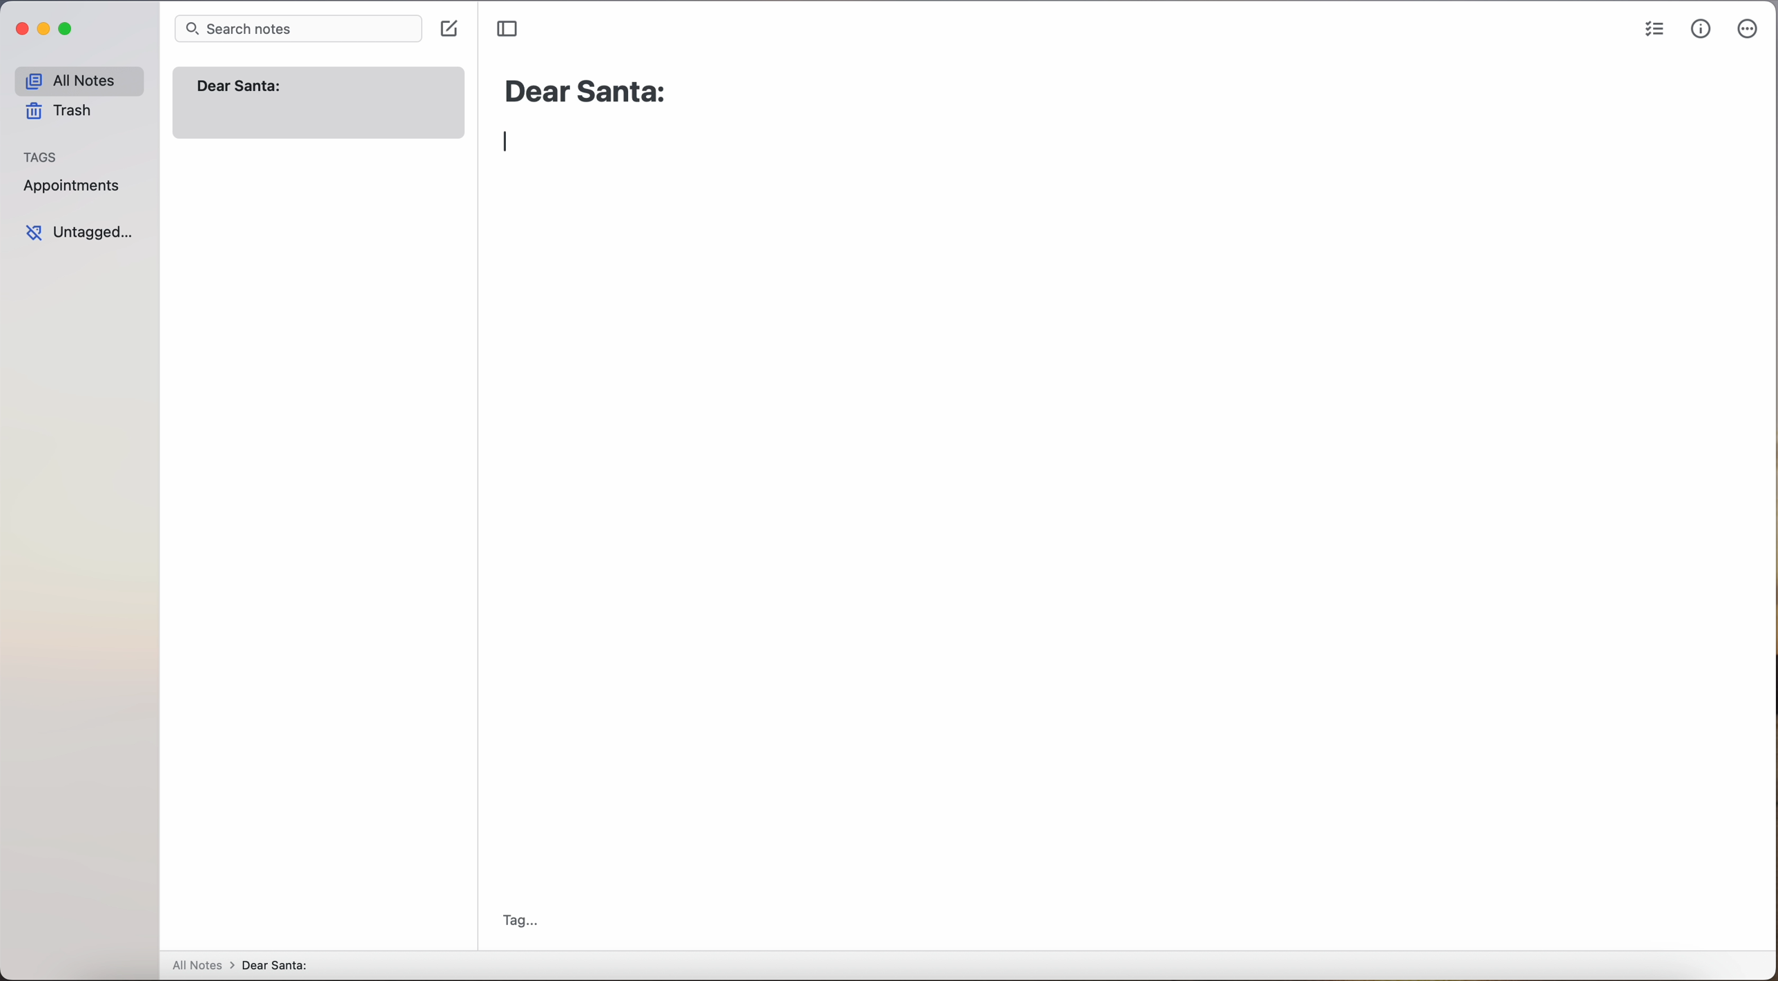  I want to click on metrics, so click(1702, 29).